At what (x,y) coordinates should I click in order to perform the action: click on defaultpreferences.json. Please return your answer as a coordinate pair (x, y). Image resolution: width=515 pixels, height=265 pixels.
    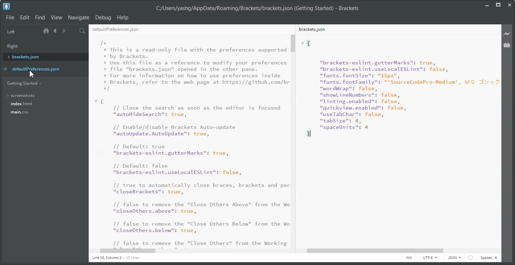
    Looking at the image, I should click on (41, 69).